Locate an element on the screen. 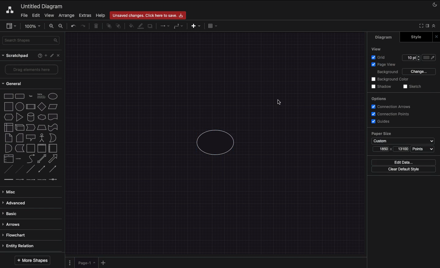 This screenshot has width=440, height=268. Edit is located at coordinates (53, 56).